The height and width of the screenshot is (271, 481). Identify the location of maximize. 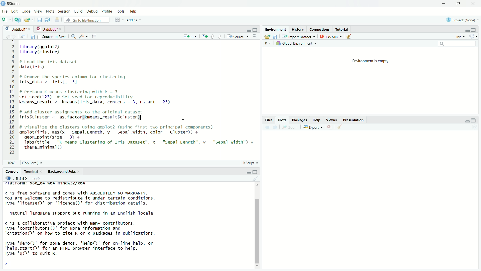
(476, 120).